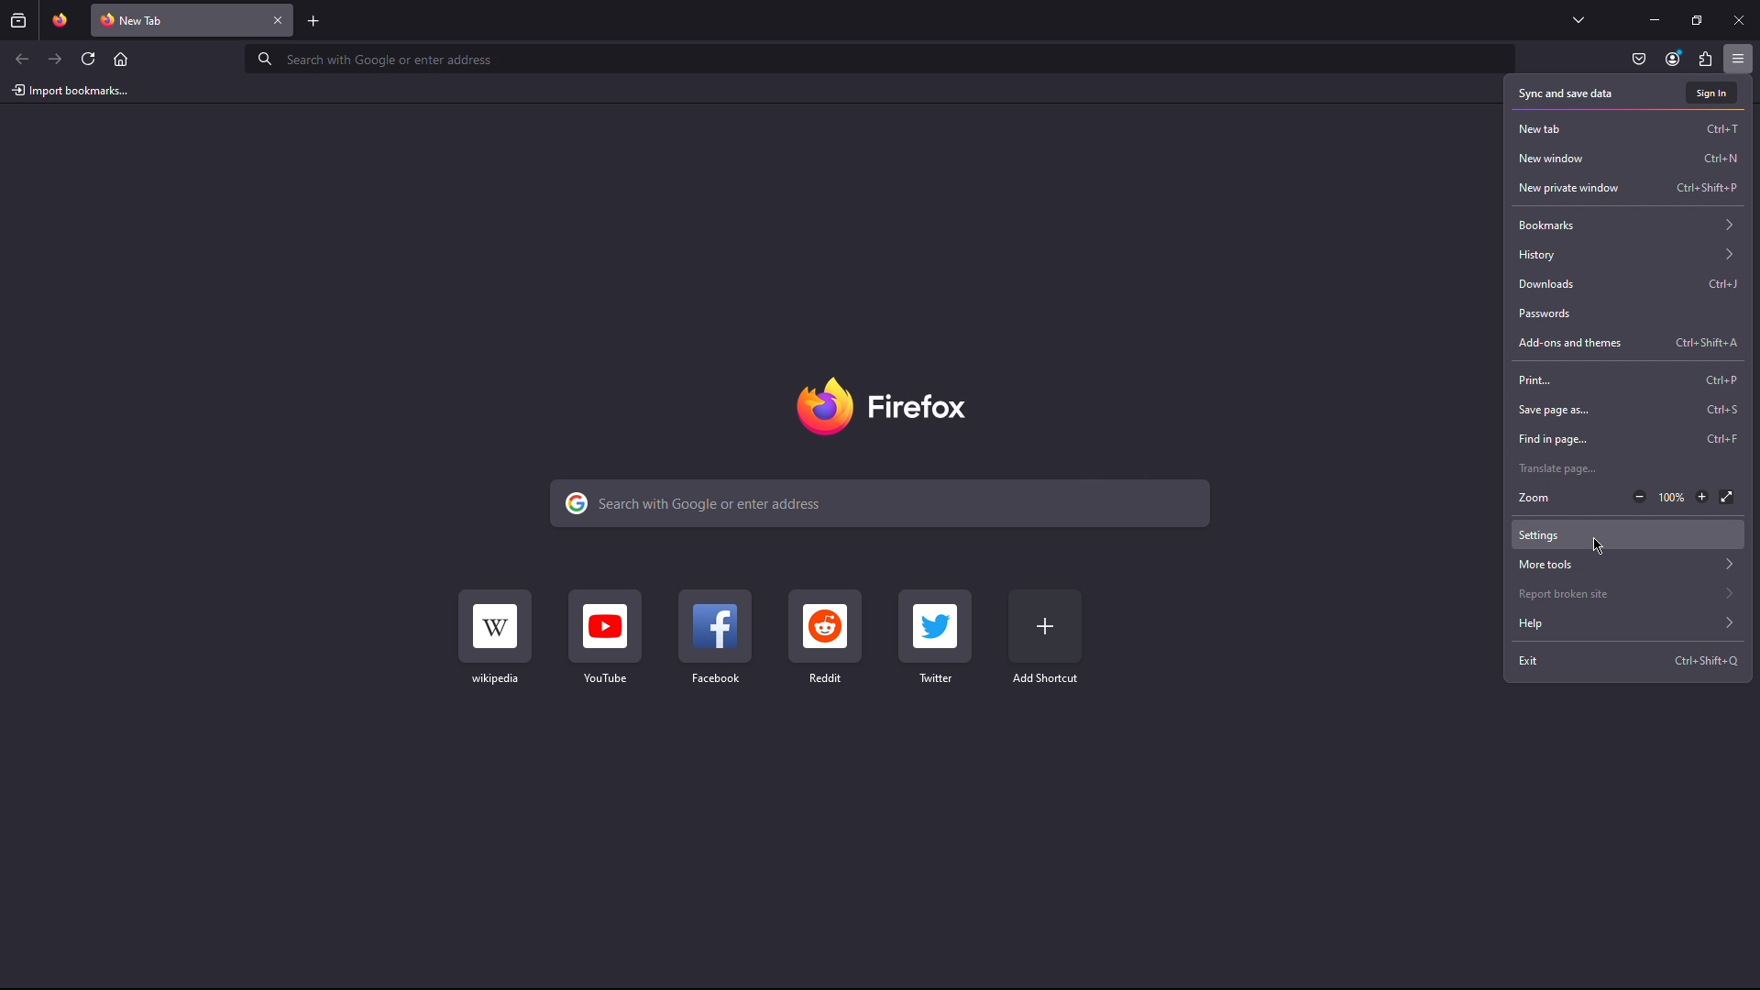 The width and height of the screenshot is (1760, 990). Describe the element at coordinates (1706, 60) in the screenshot. I see `Plugin` at that location.